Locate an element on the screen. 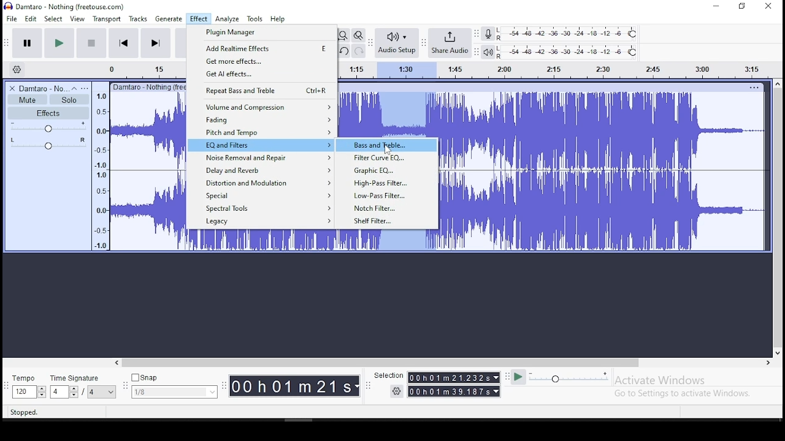  delay and reverb is located at coordinates (259, 169).